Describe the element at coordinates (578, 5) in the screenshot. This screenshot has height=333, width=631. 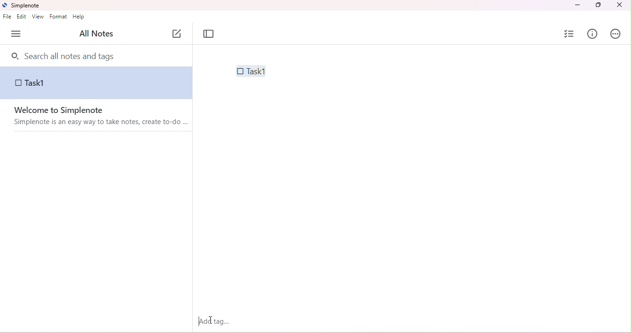
I see `minimize` at that location.